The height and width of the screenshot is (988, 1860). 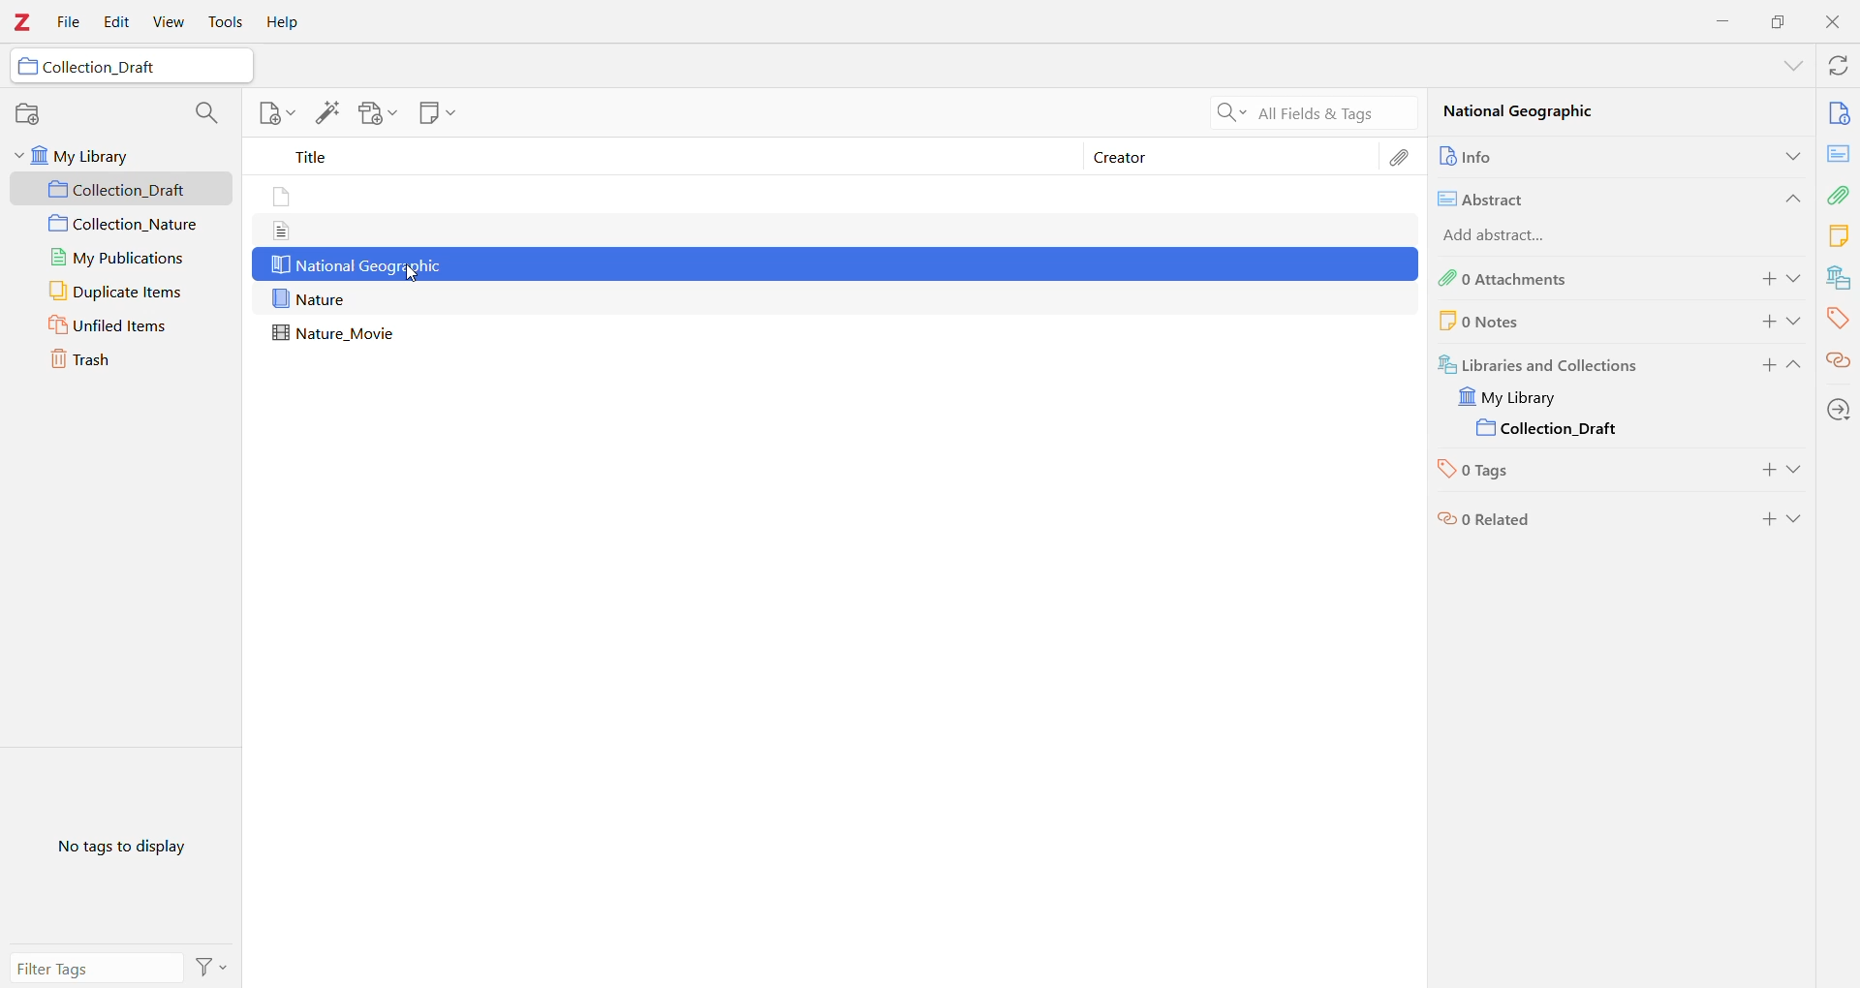 I want to click on Application Logo, so click(x=23, y=22).